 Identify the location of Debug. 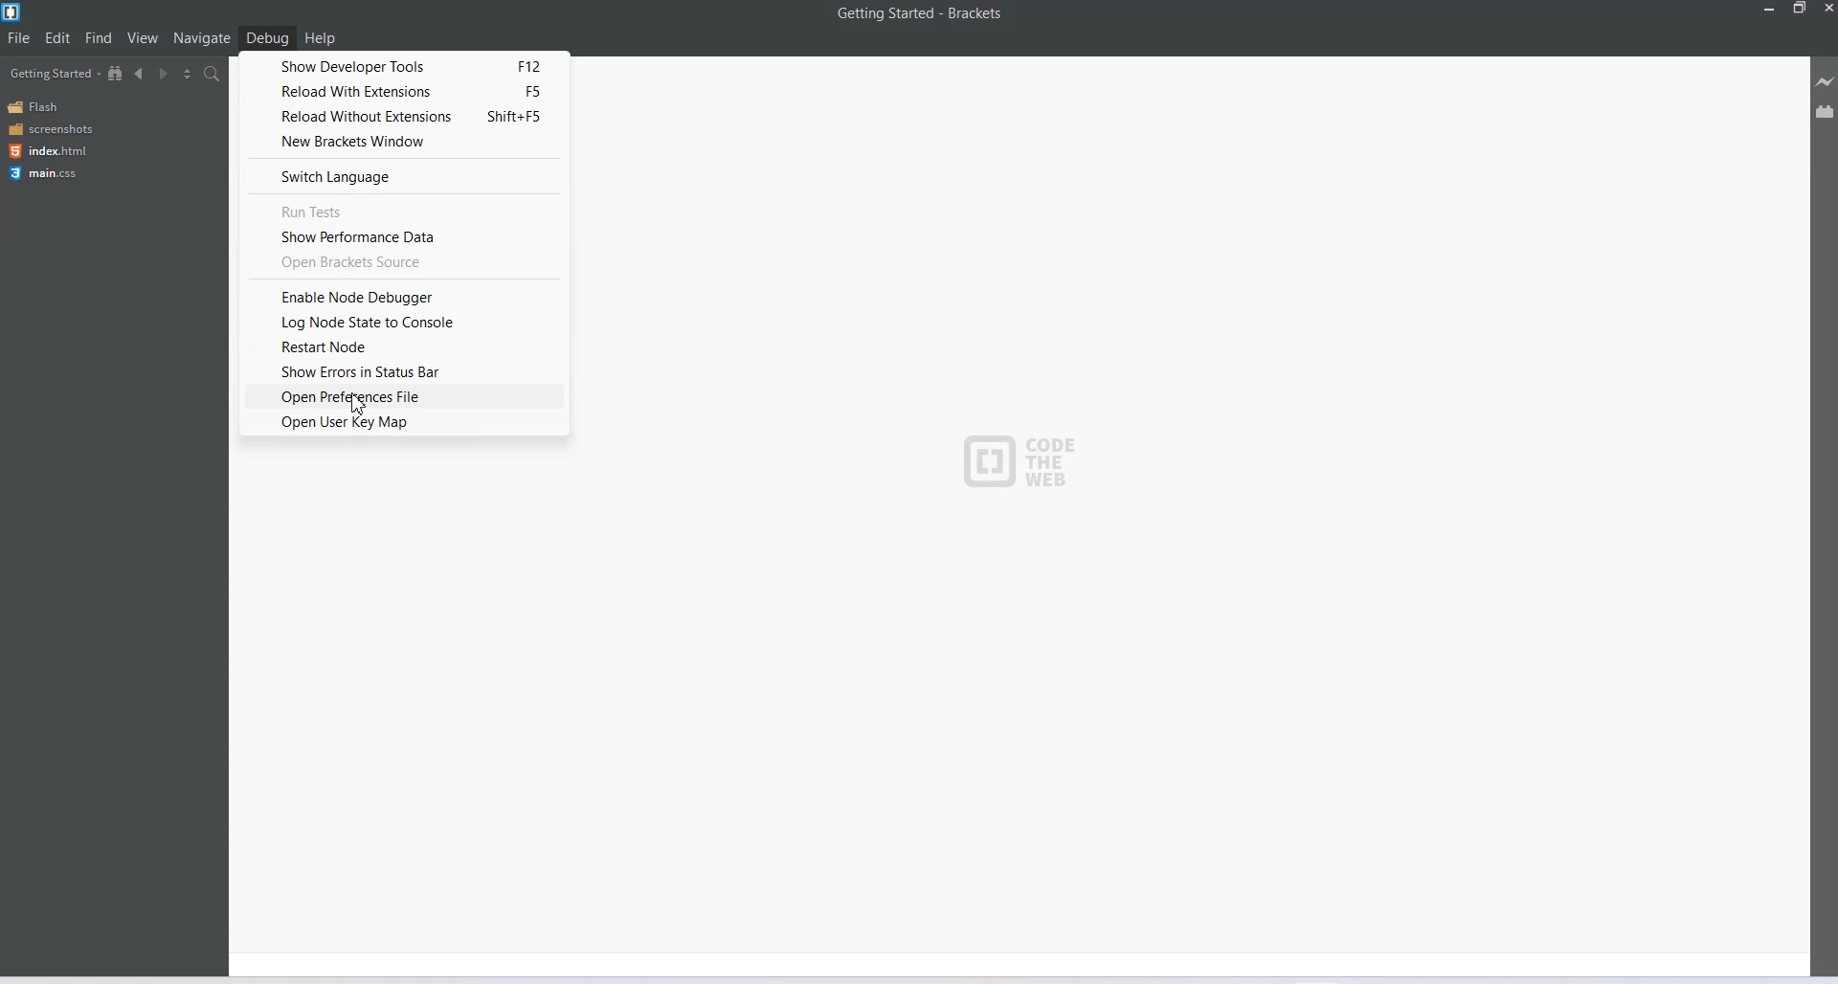
(267, 37).